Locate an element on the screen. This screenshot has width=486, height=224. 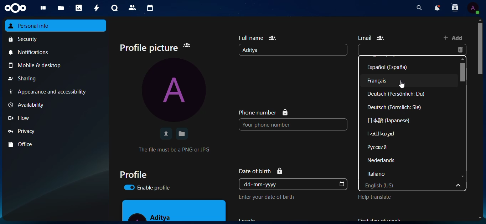
ddmmyyyy is located at coordinates (264, 184).